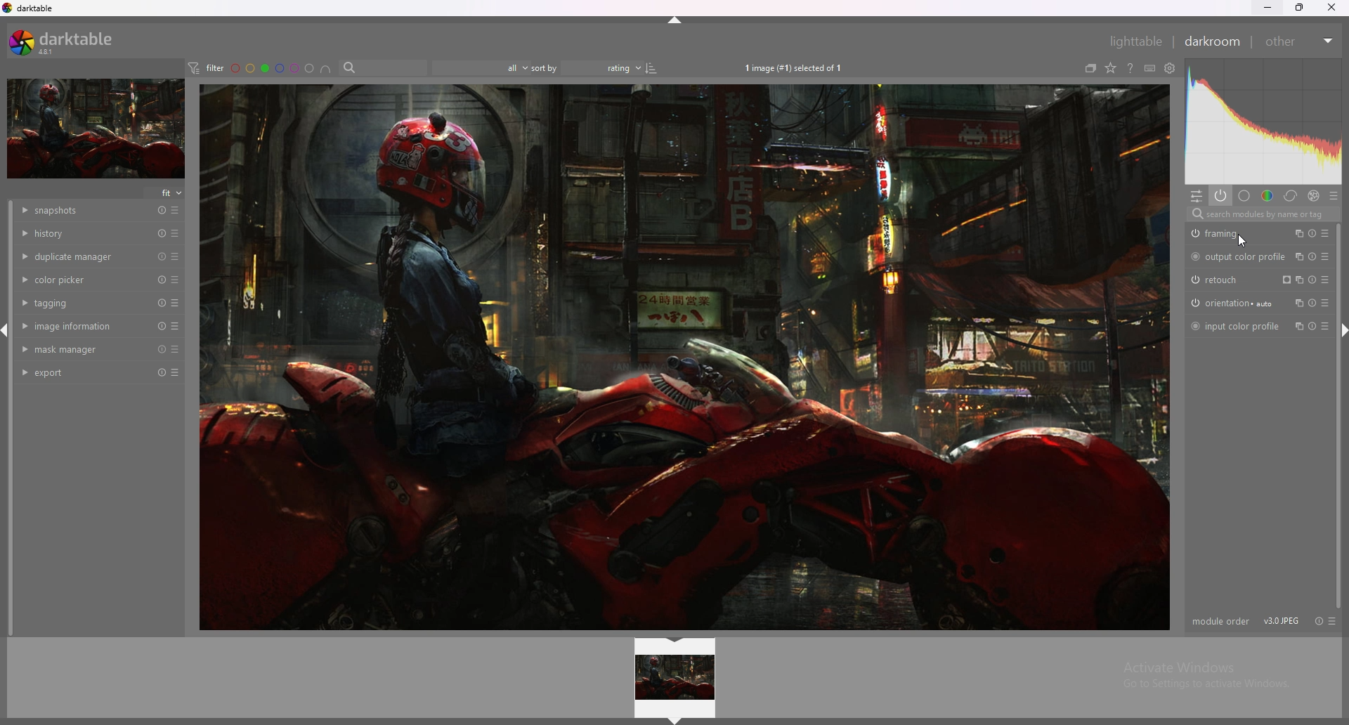 The height and width of the screenshot is (725, 1349). What do you see at coordinates (1203, 679) in the screenshot?
I see `Activate Windows
Go to Settings to activate Windows` at bounding box center [1203, 679].